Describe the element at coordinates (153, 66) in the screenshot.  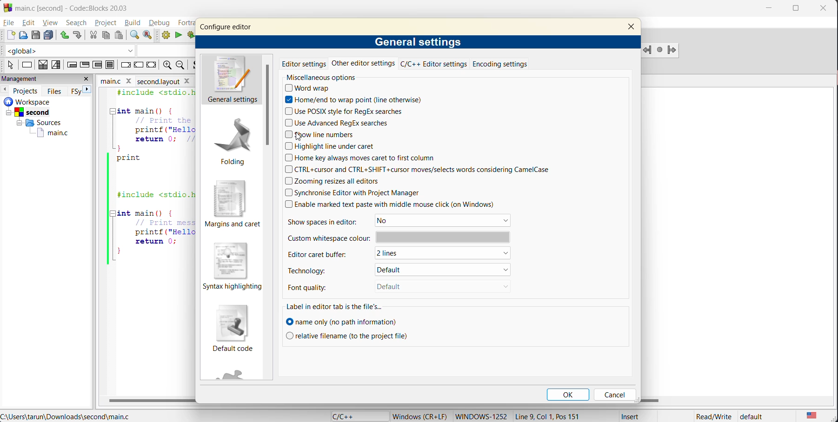
I see `return instruction` at that location.